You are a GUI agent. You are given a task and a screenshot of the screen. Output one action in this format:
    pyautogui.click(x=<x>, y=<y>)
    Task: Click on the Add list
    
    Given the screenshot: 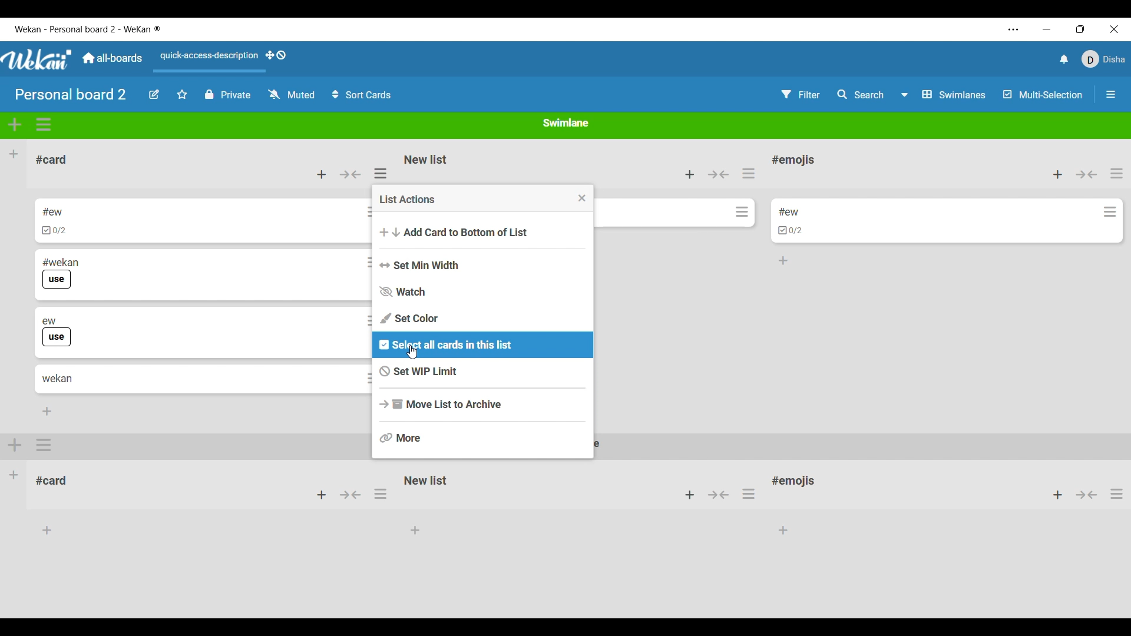 What is the action you would take?
    pyautogui.click(x=14, y=154)
    